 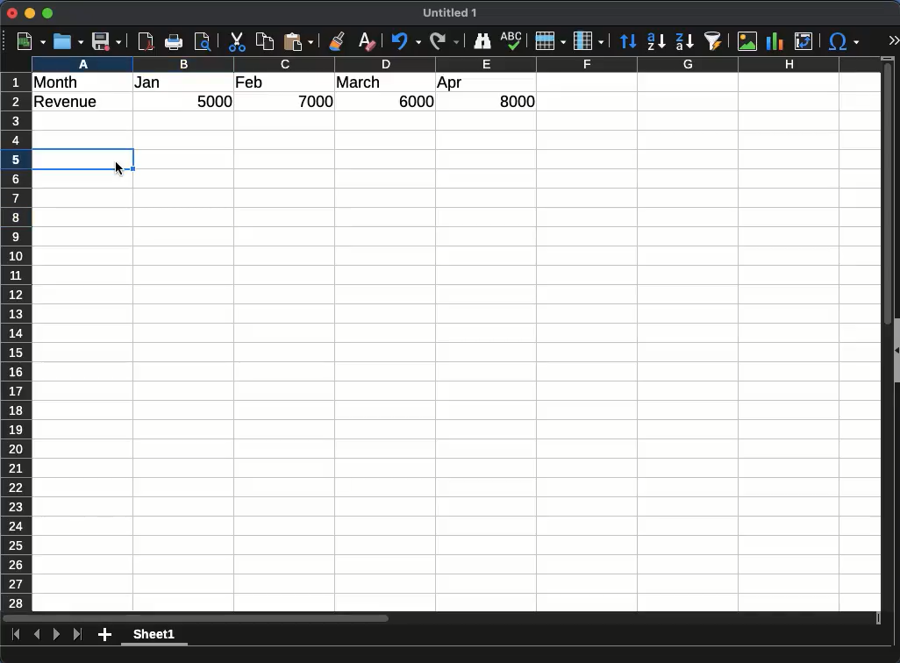 I want to click on Horizontal scroll, so click(x=441, y=618).